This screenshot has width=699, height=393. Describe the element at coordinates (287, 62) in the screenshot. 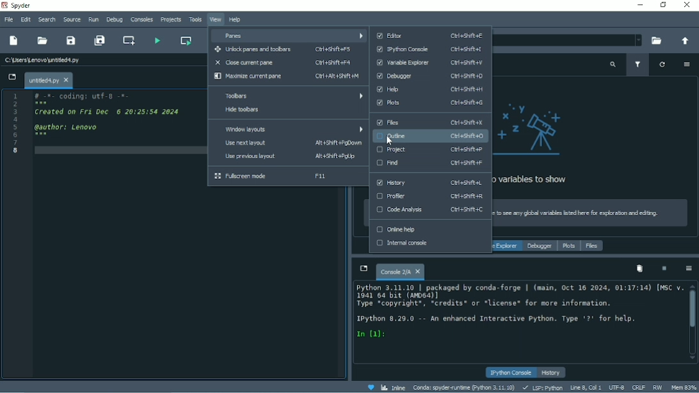

I see `Close current pane` at that location.